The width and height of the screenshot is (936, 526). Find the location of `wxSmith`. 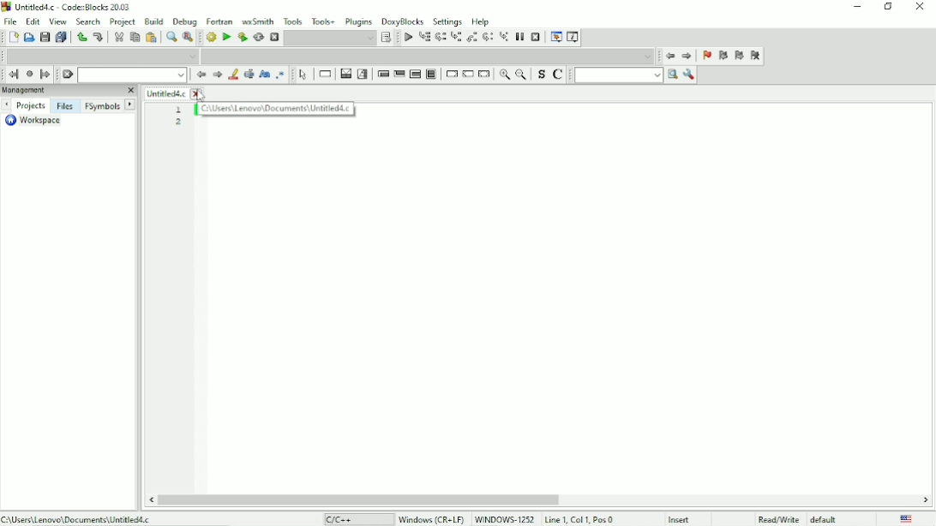

wxSmith is located at coordinates (258, 21).